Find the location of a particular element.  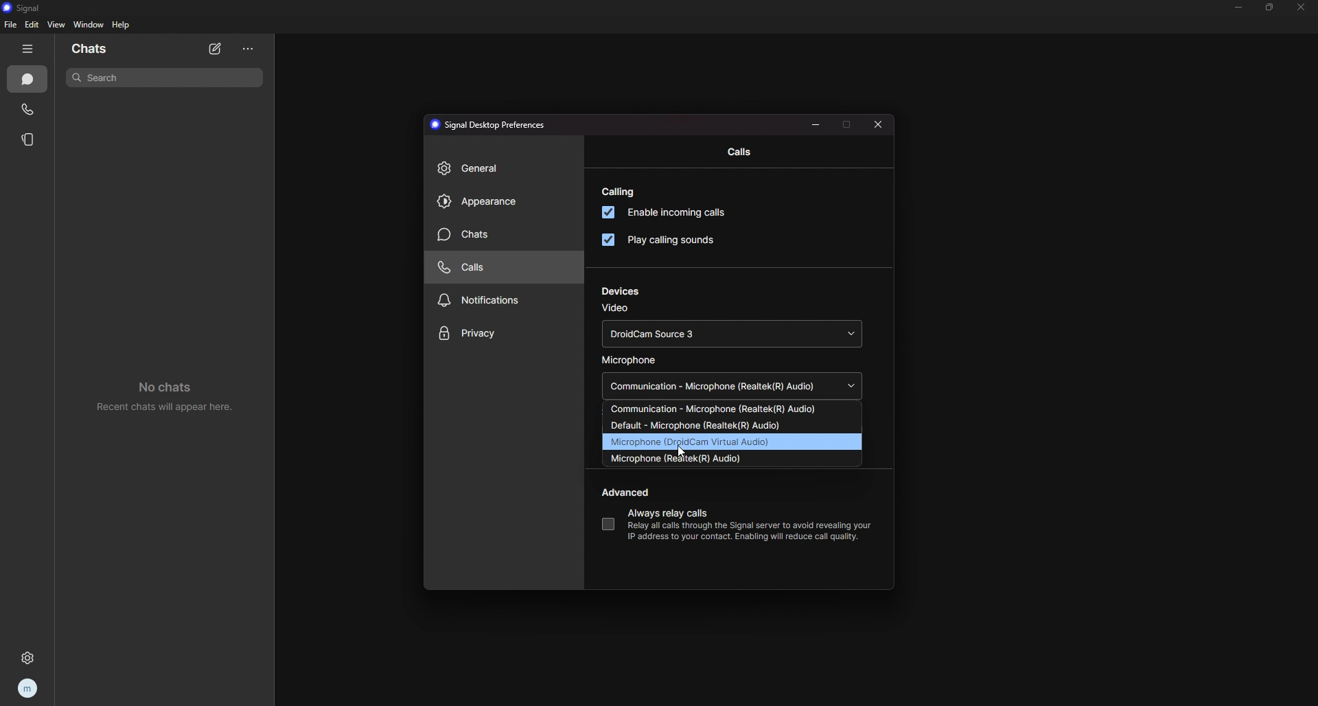

calling is located at coordinates (621, 192).